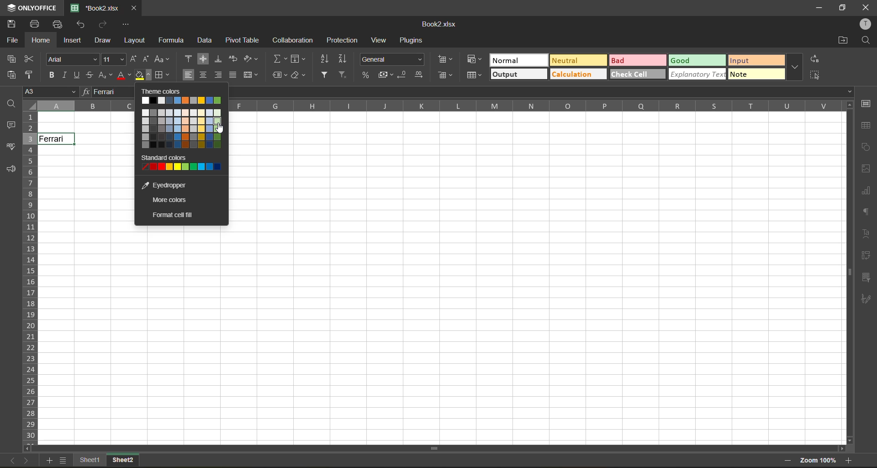 The height and width of the screenshot is (468, 877). I want to click on decrement size, so click(148, 59).